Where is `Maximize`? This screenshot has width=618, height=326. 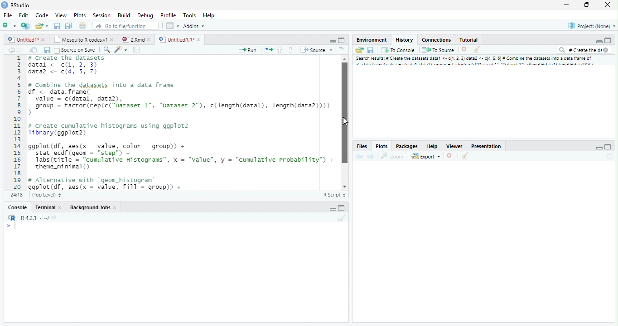 Maximize is located at coordinates (342, 40).